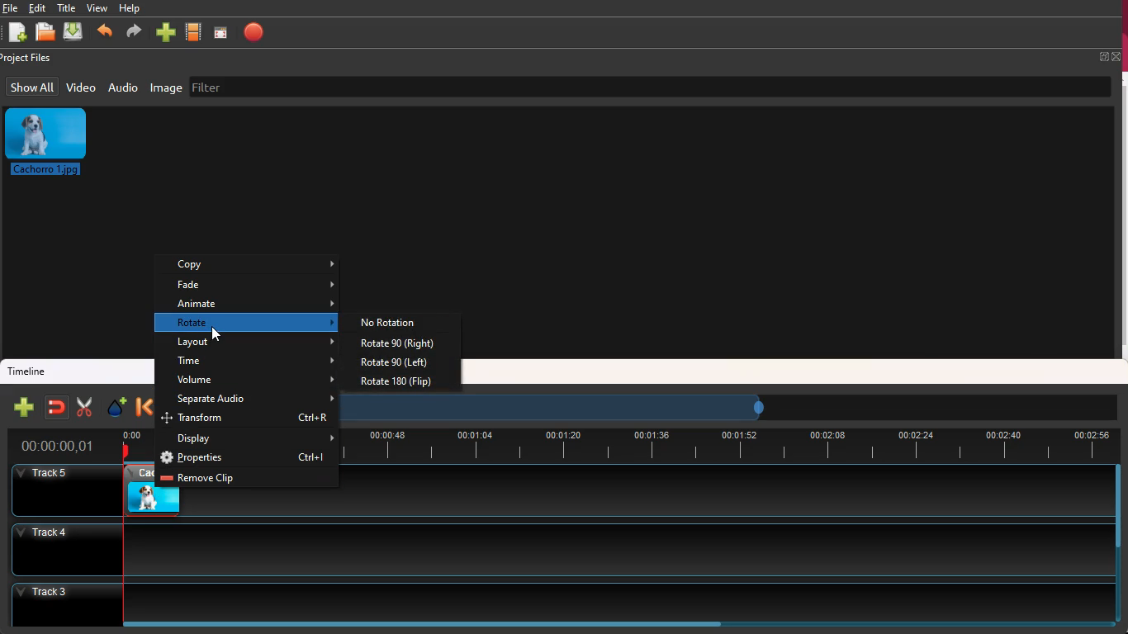  I want to click on fade, so click(254, 286).